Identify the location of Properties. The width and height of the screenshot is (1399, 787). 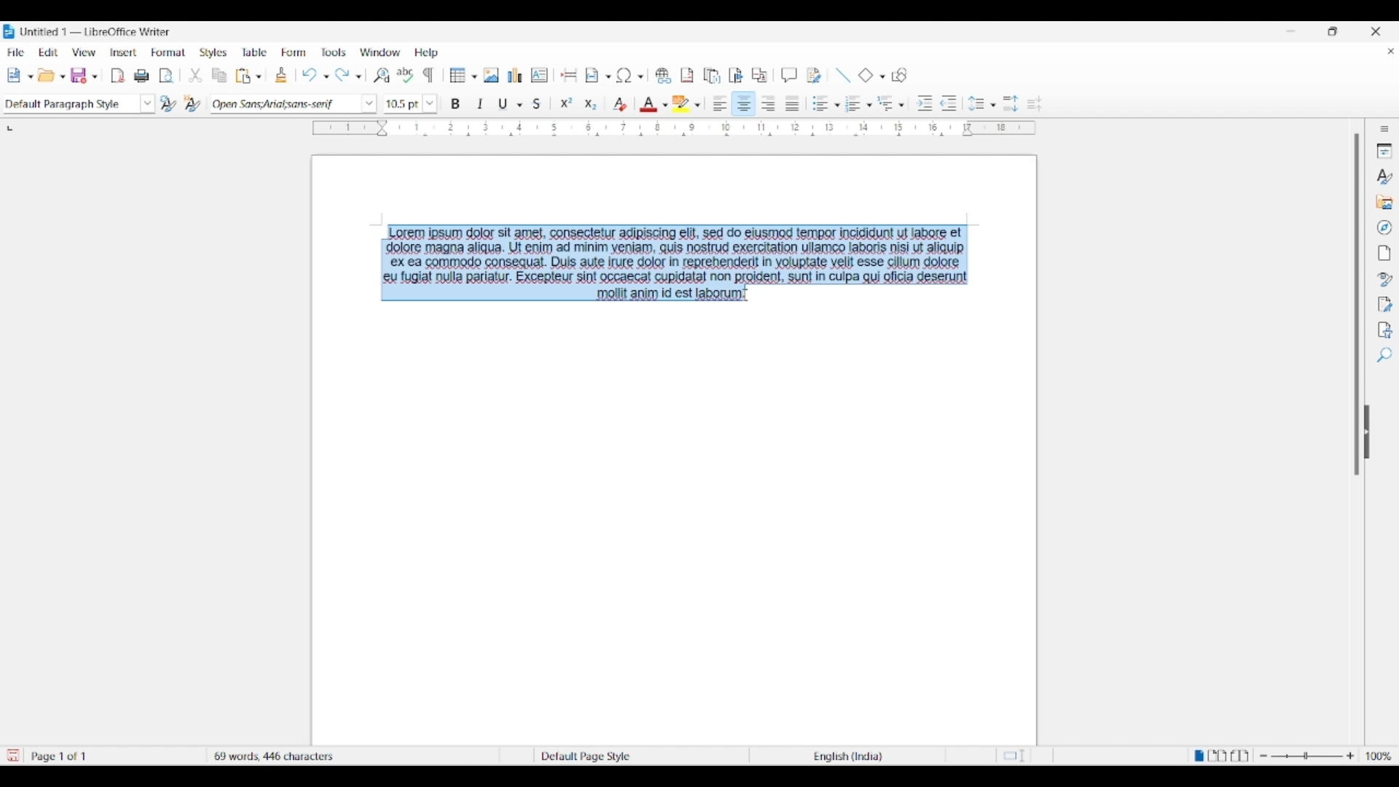
(1384, 151).